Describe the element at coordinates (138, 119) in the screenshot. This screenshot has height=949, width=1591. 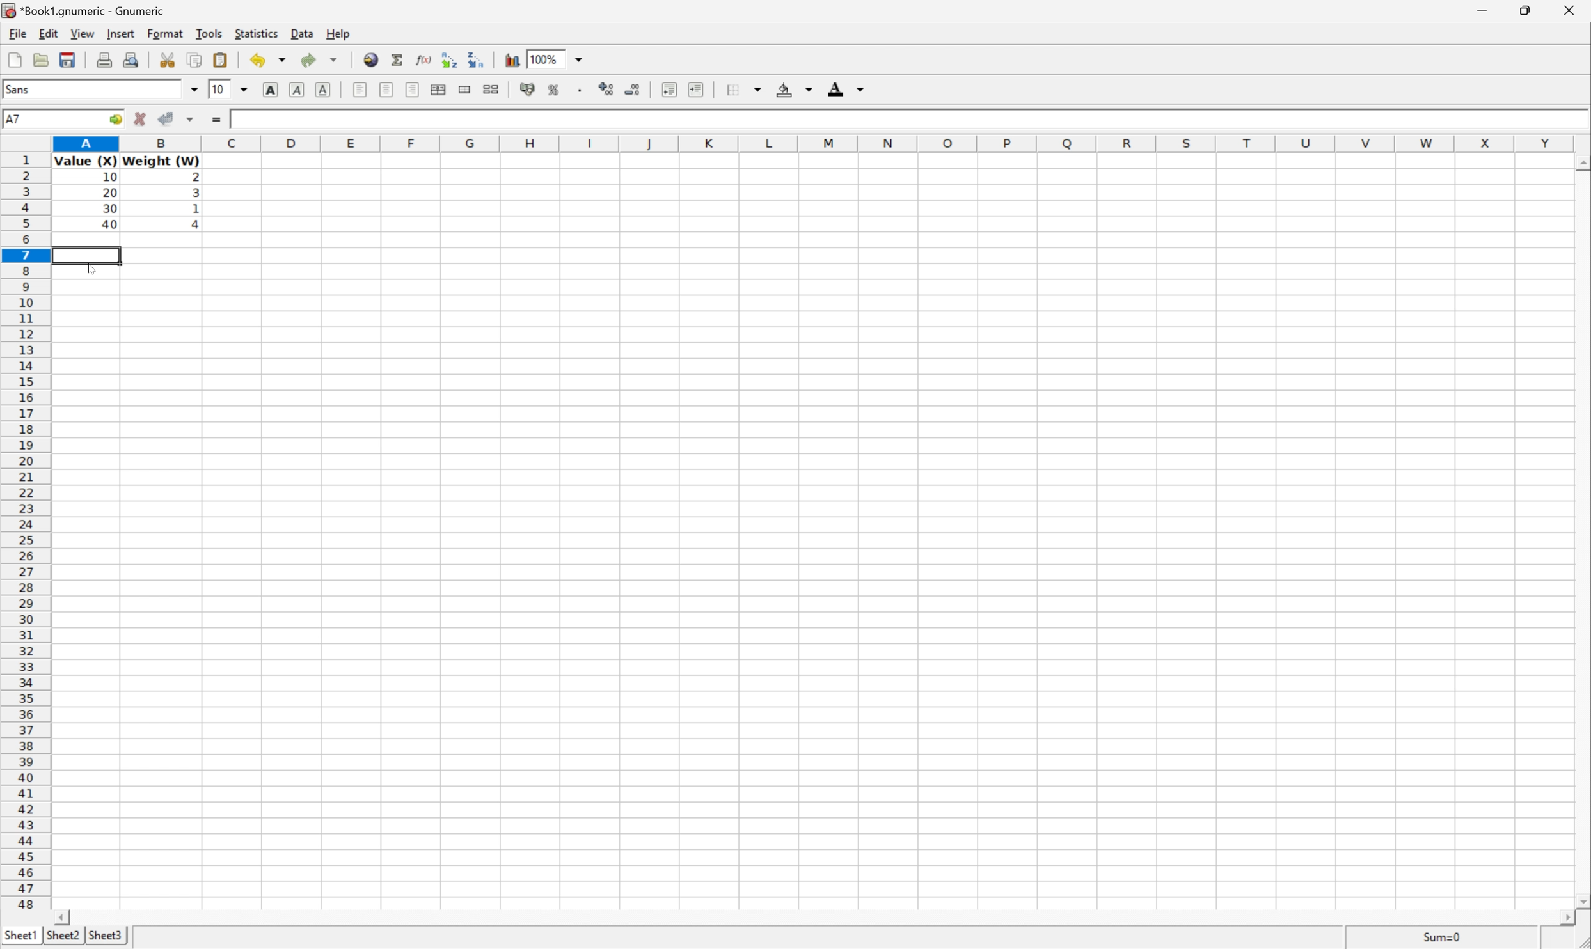
I see `Cancel changes` at that location.